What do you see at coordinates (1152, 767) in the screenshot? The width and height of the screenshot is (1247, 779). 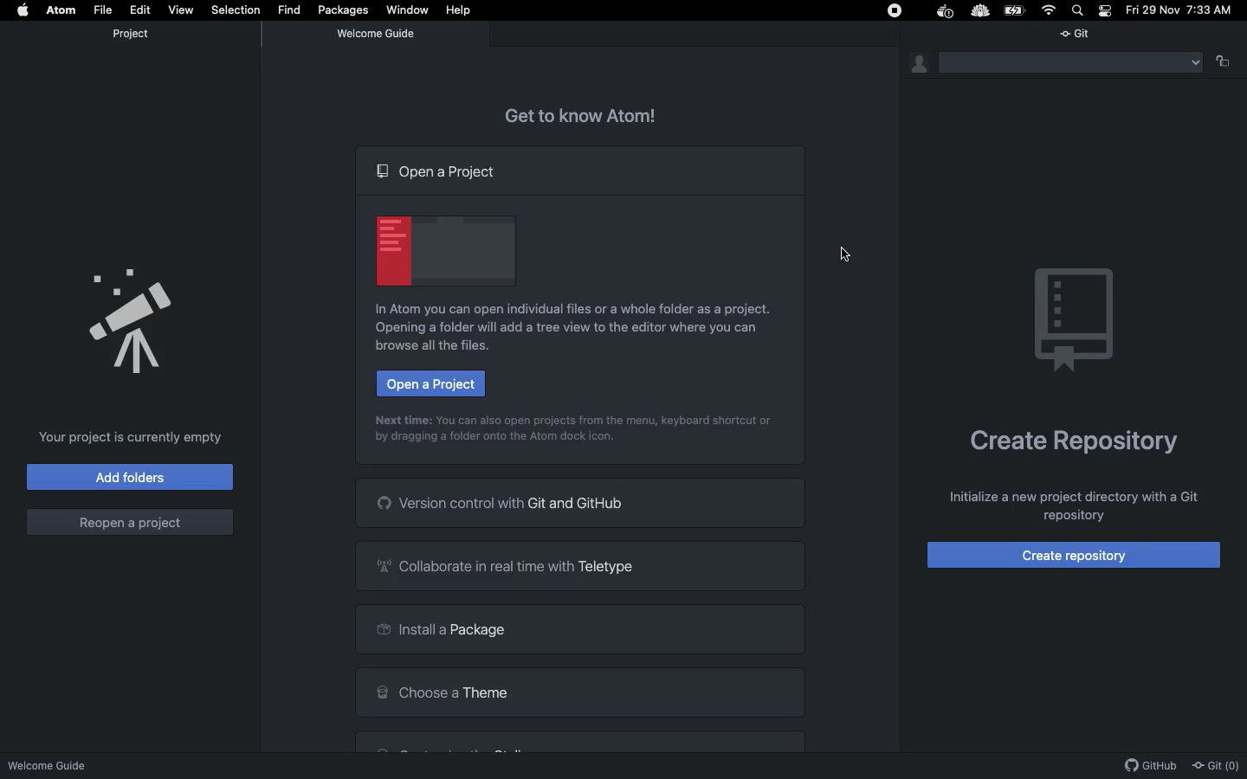 I see `Github` at bounding box center [1152, 767].